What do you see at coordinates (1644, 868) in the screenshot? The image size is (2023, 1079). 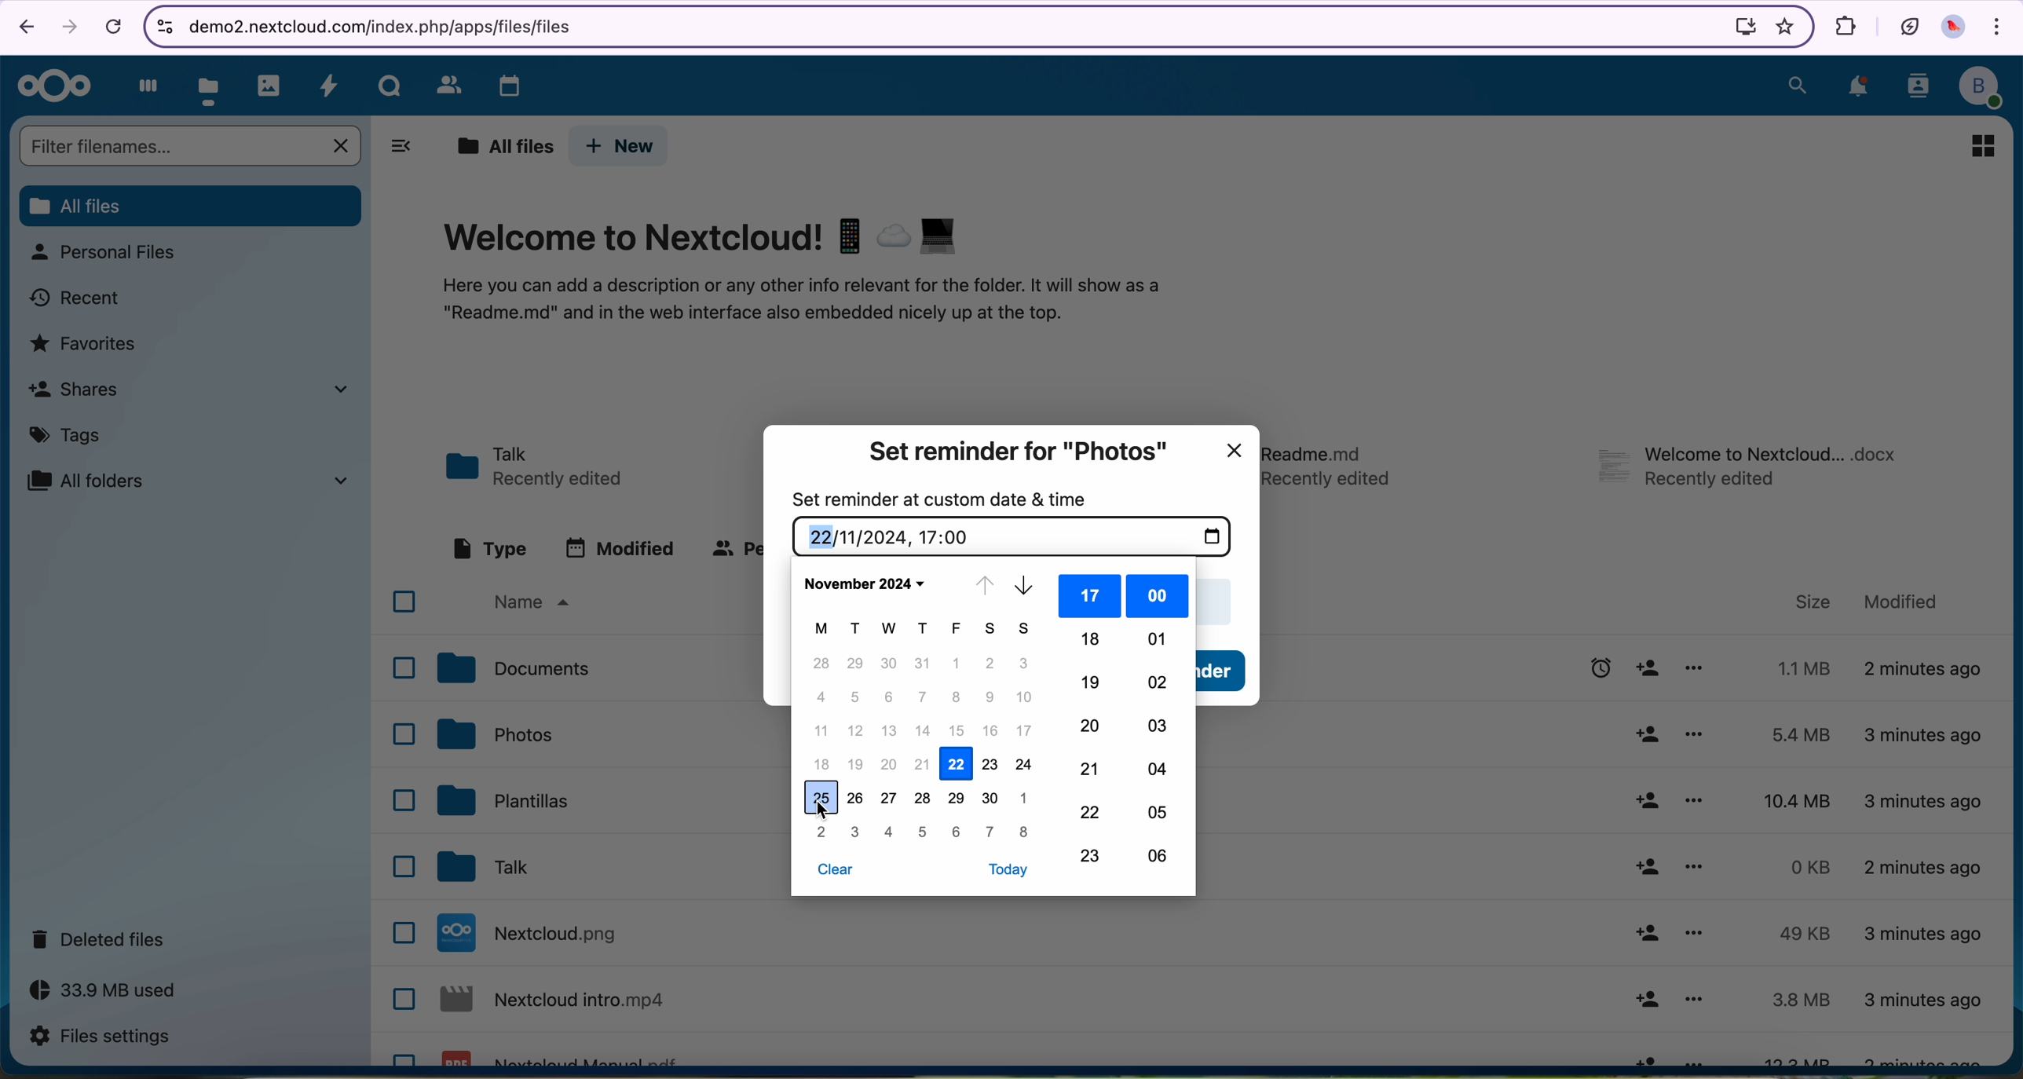 I see `share` at bounding box center [1644, 868].